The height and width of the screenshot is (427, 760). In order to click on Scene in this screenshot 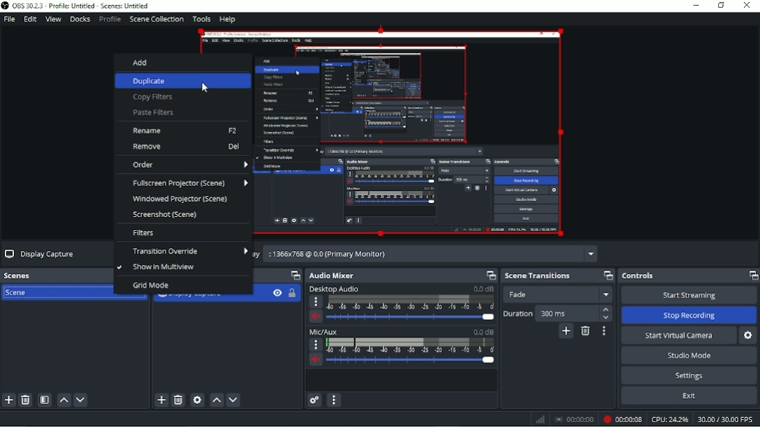, I will do `click(19, 292)`.